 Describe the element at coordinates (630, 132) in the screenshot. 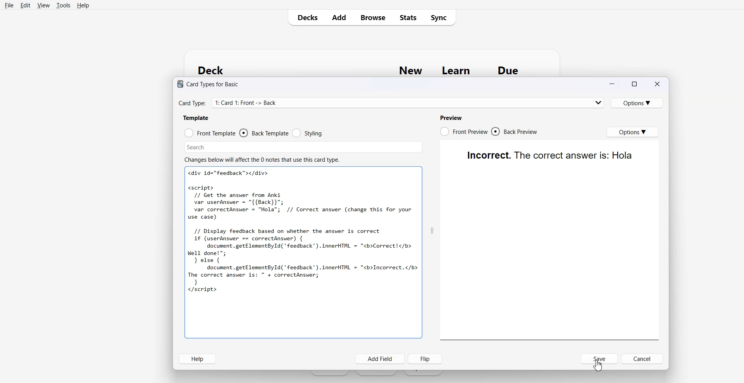

I see `Options` at that location.